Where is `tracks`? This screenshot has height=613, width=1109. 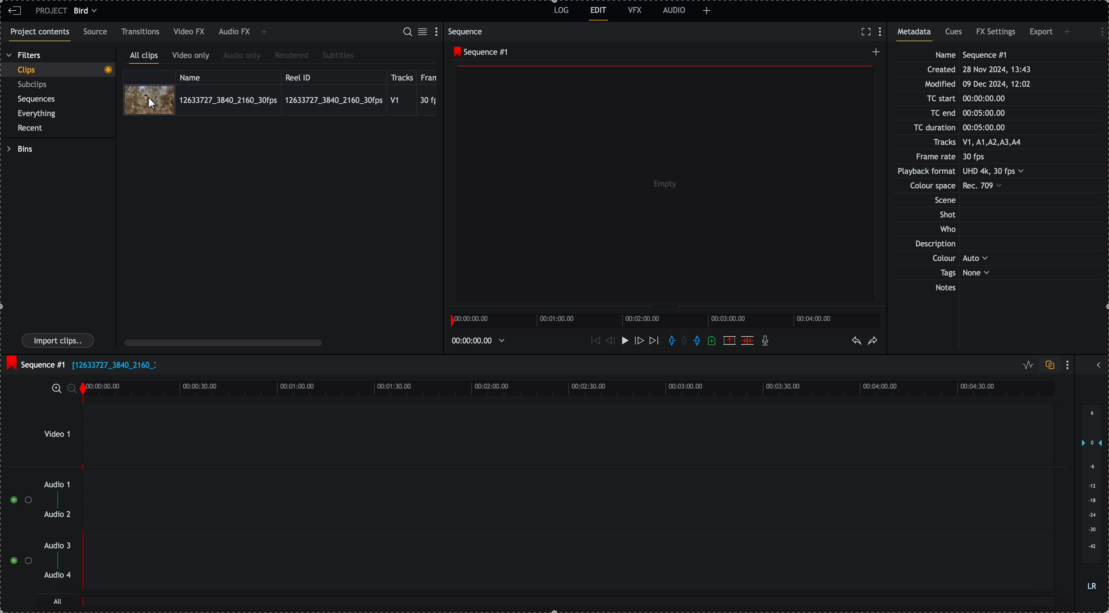
tracks is located at coordinates (402, 76).